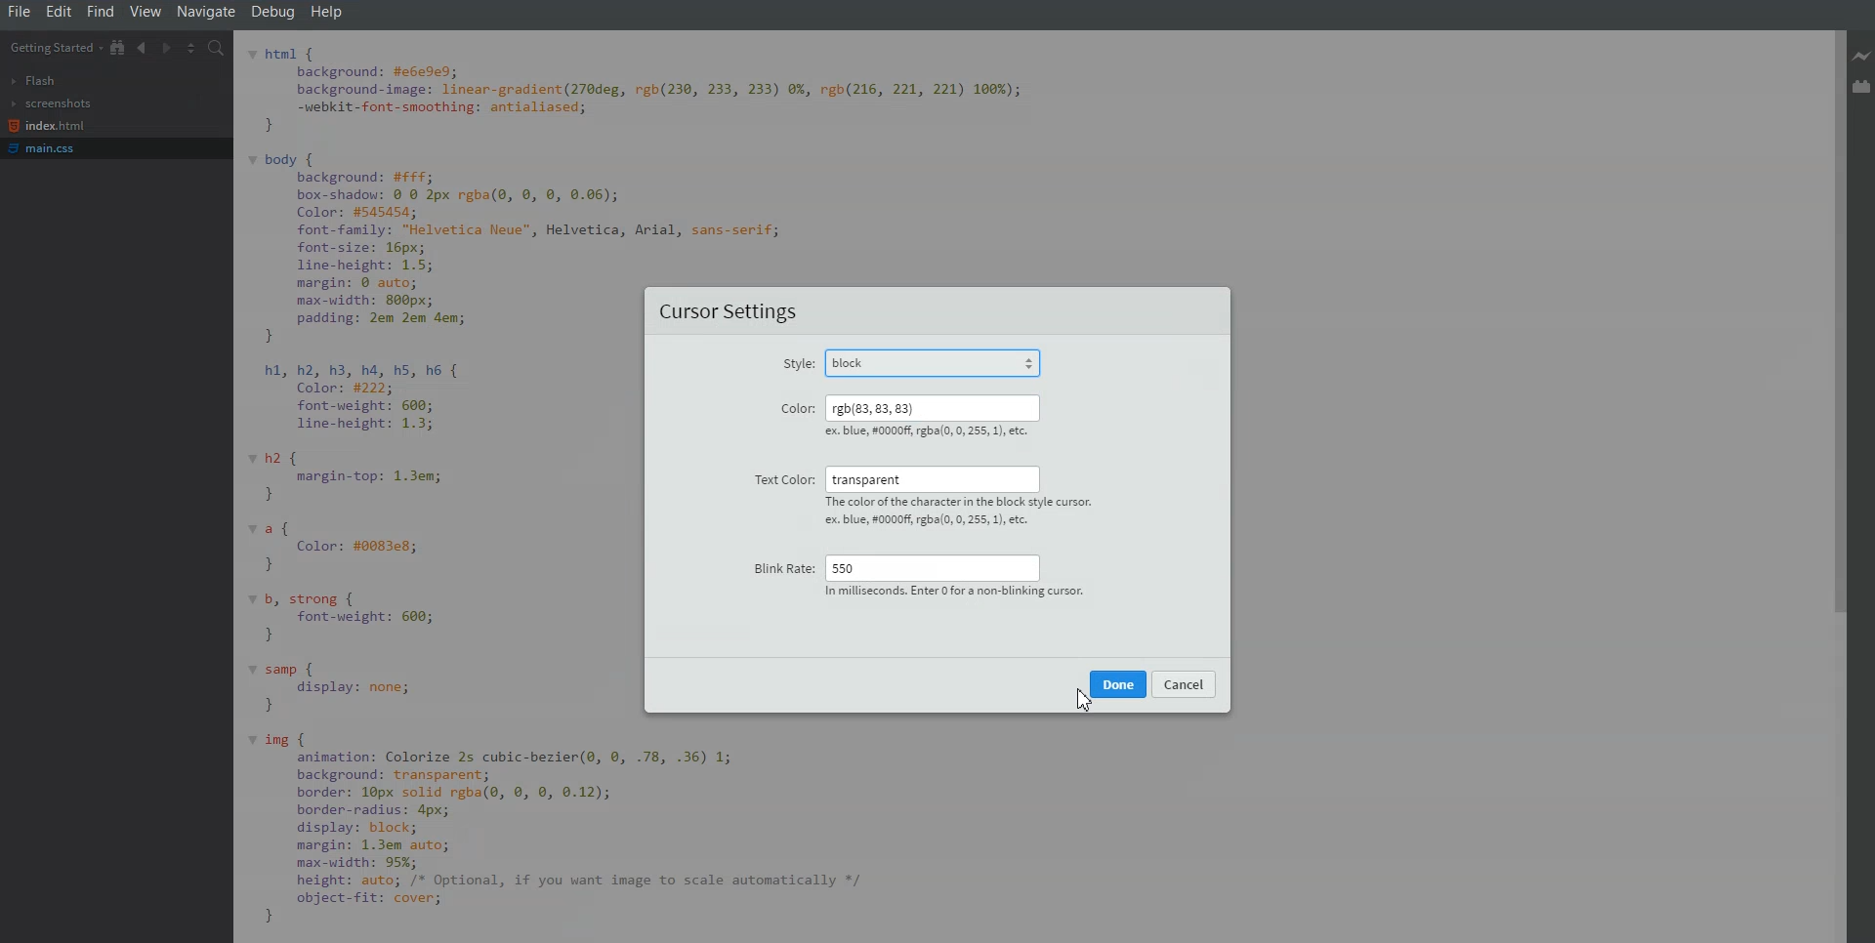 The height and width of the screenshot is (943, 1875). I want to click on Style, so click(797, 366).